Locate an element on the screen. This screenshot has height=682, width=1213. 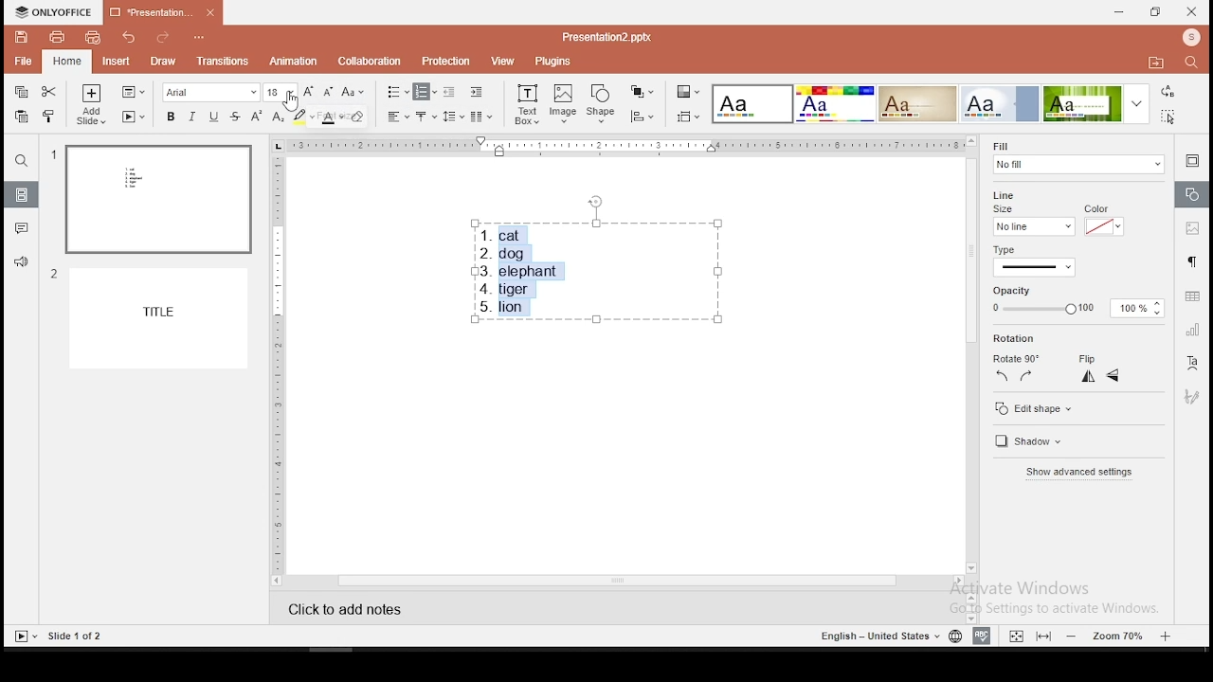
rotate 90 is located at coordinates (1018, 360).